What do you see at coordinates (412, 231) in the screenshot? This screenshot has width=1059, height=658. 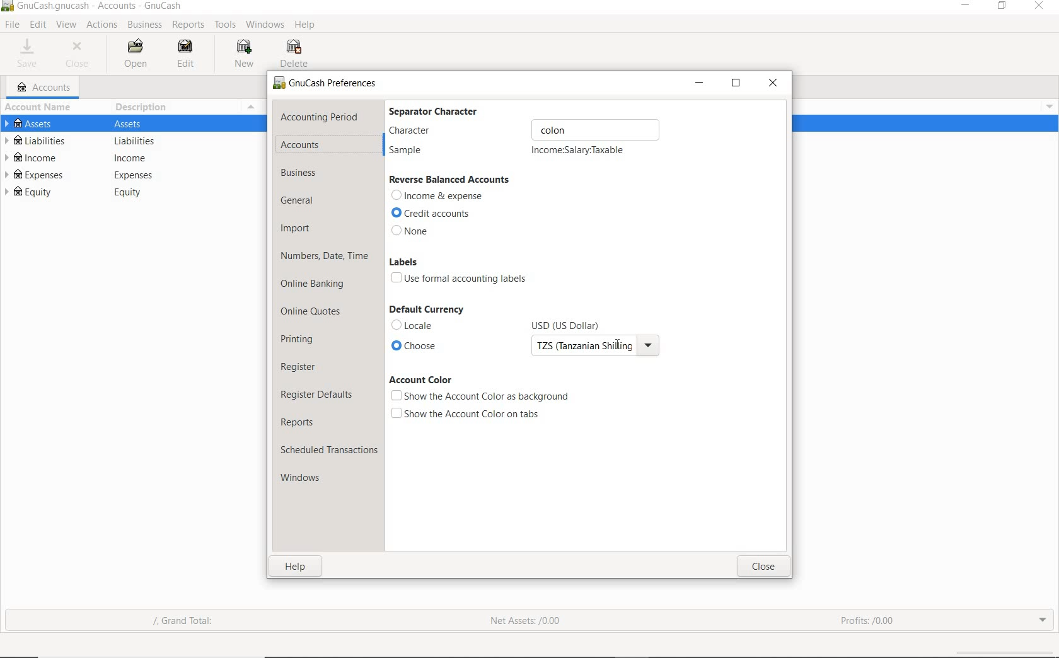 I see `none` at bounding box center [412, 231].